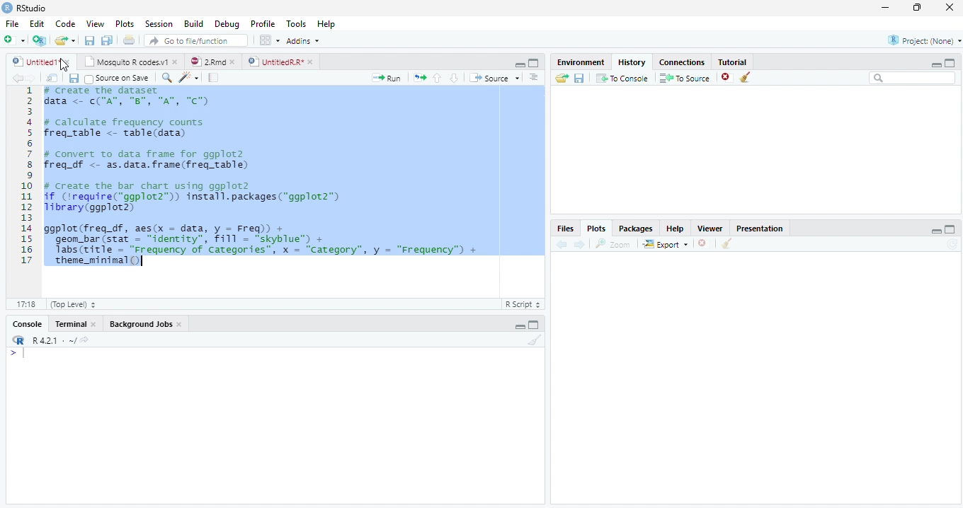 The height and width of the screenshot is (508, 963). Describe the element at coordinates (680, 62) in the screenshot. I see `Connections` at that location.